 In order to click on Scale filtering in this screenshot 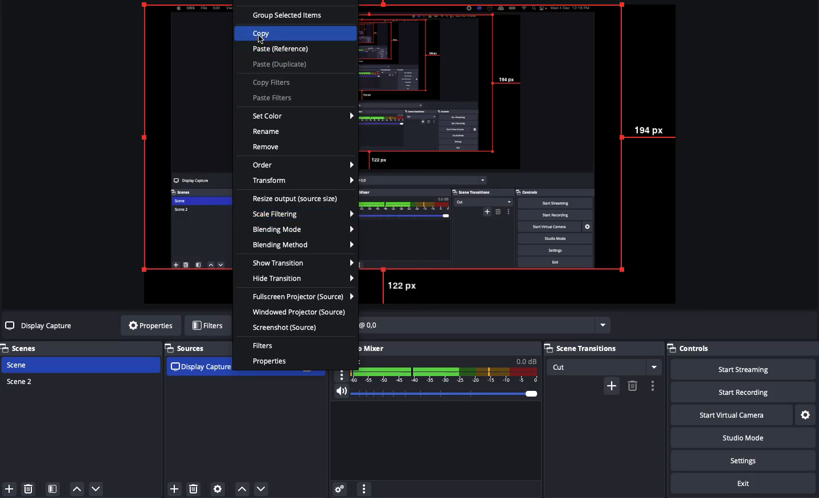, I will do `click(304, 214)`.